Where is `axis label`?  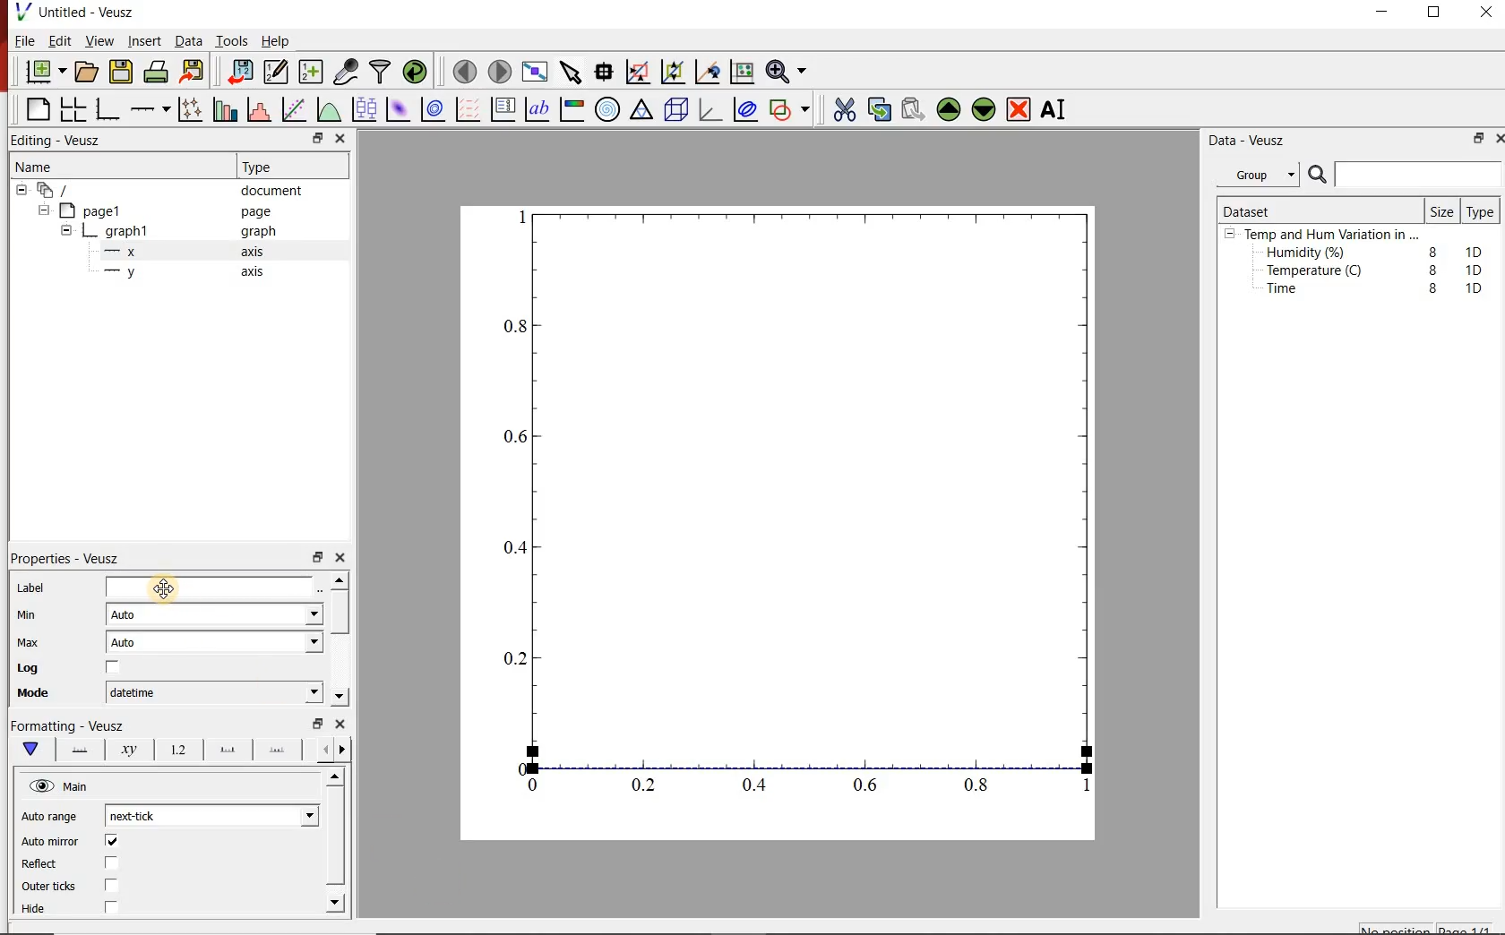
axis label is located at coordinates (130, 752).